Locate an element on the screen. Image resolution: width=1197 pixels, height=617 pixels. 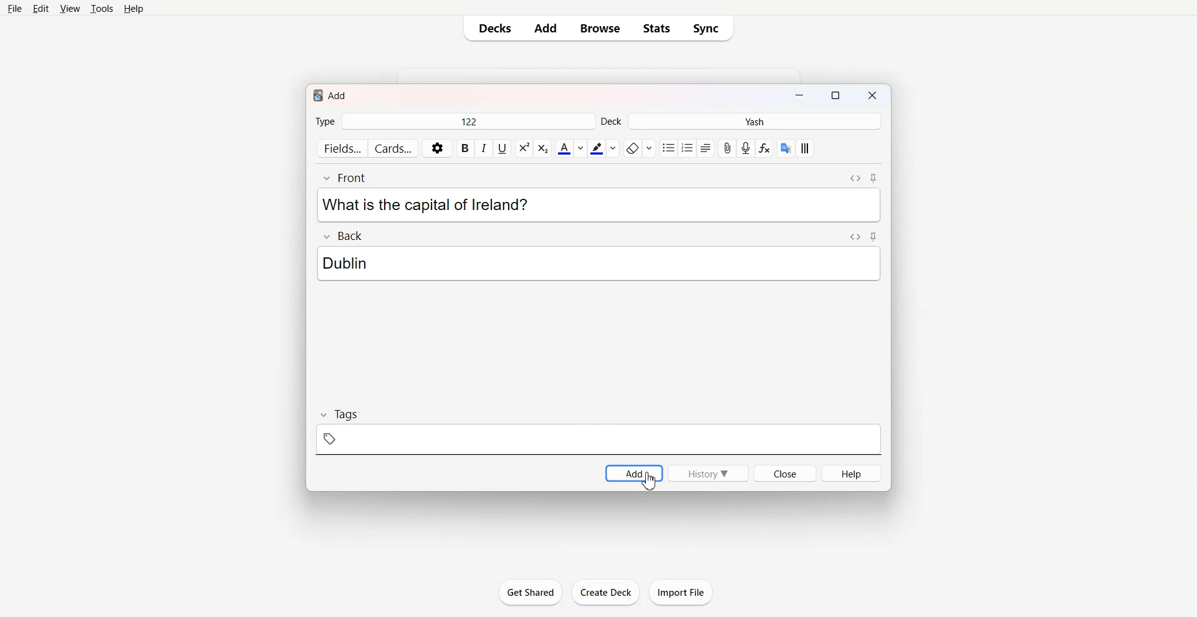
Record Audio is located at coordinates (746, 148).